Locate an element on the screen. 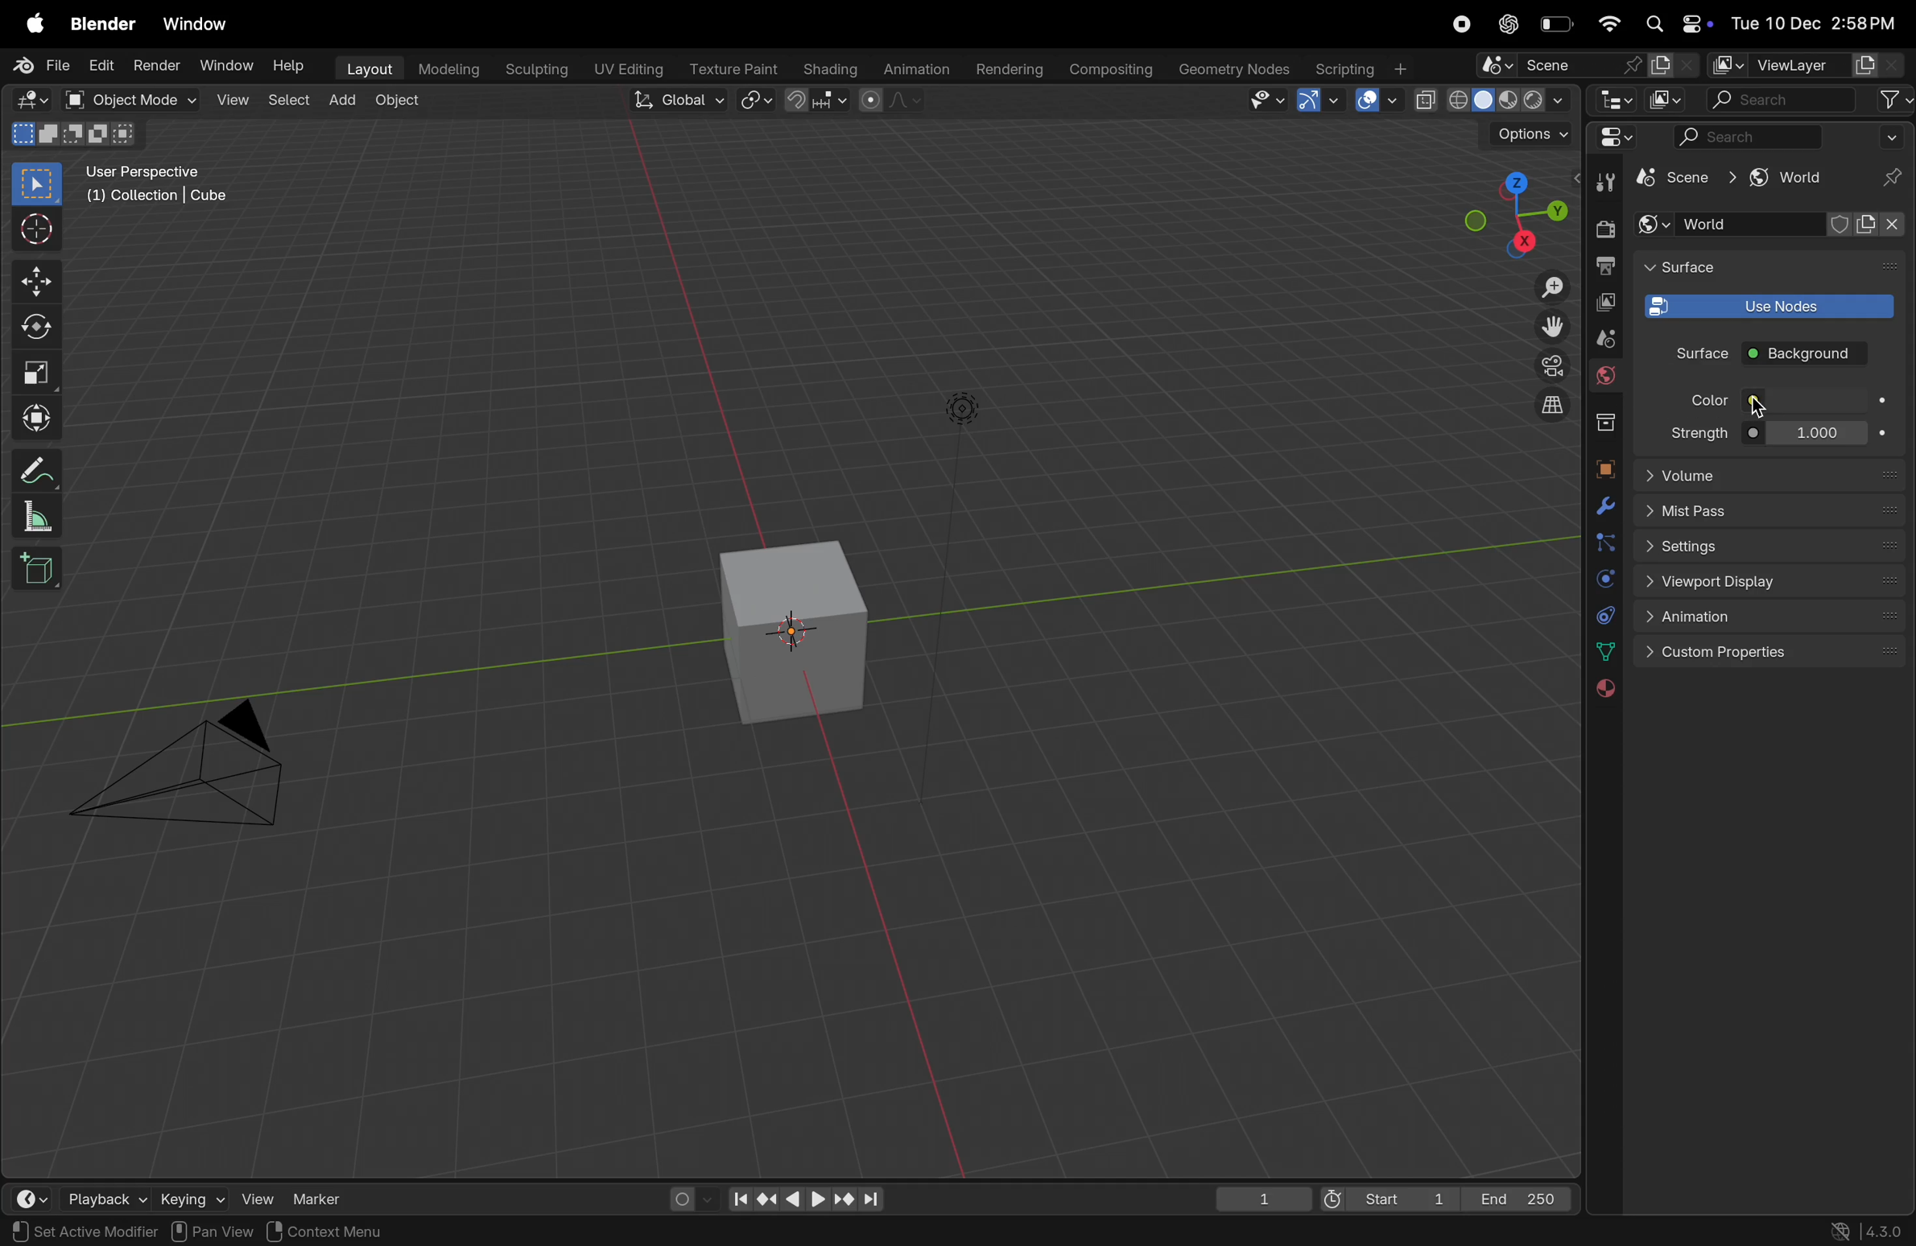 This screenshot has width=1916, height=1246. Render is located at coordinates (155, 68).